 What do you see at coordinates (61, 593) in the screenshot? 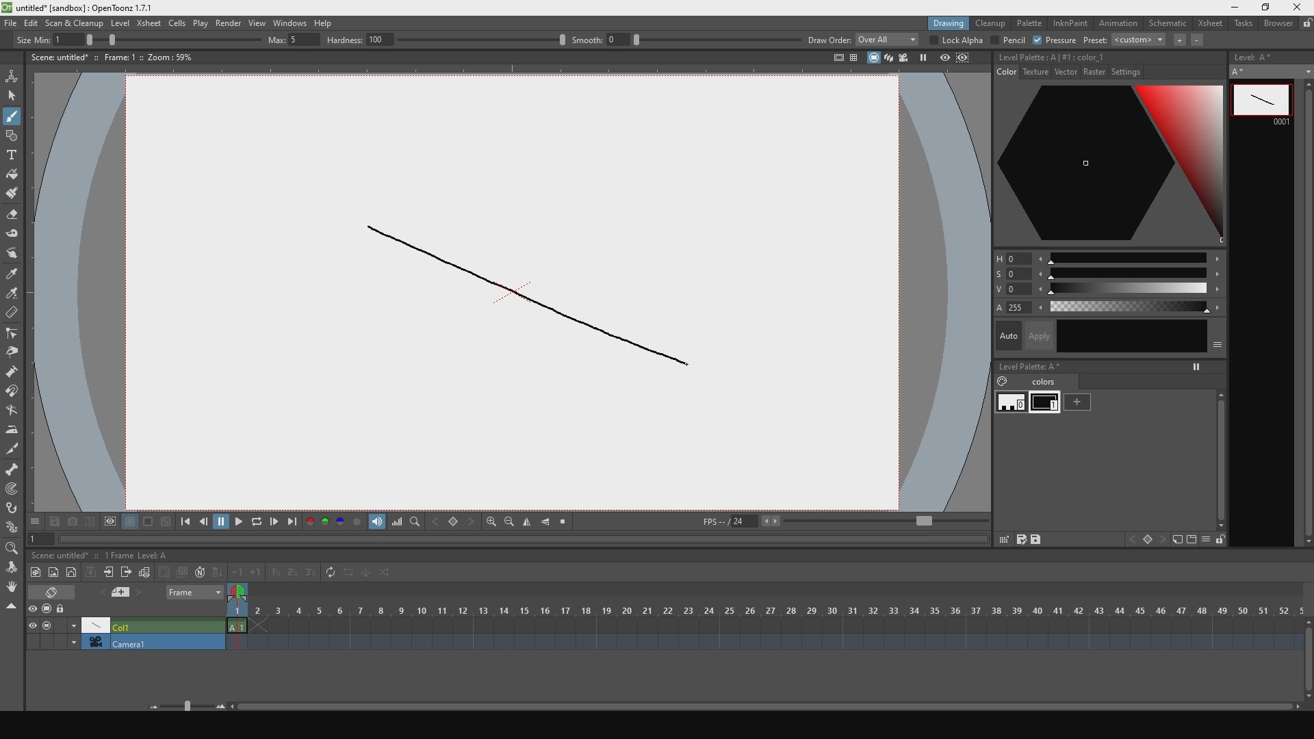
I see `erase` at bounding box center [61, 593].